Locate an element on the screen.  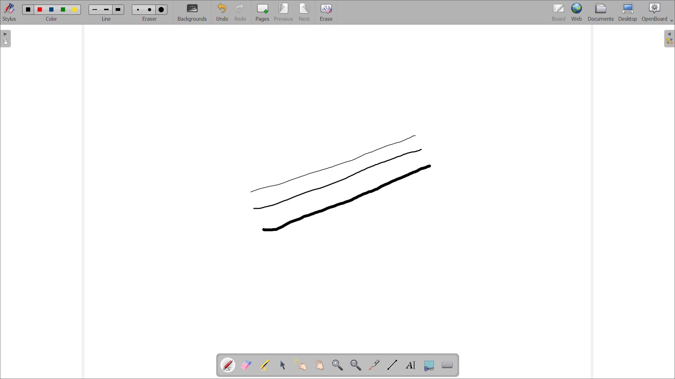
virtual keyboard is located at coordinates (448, 366).